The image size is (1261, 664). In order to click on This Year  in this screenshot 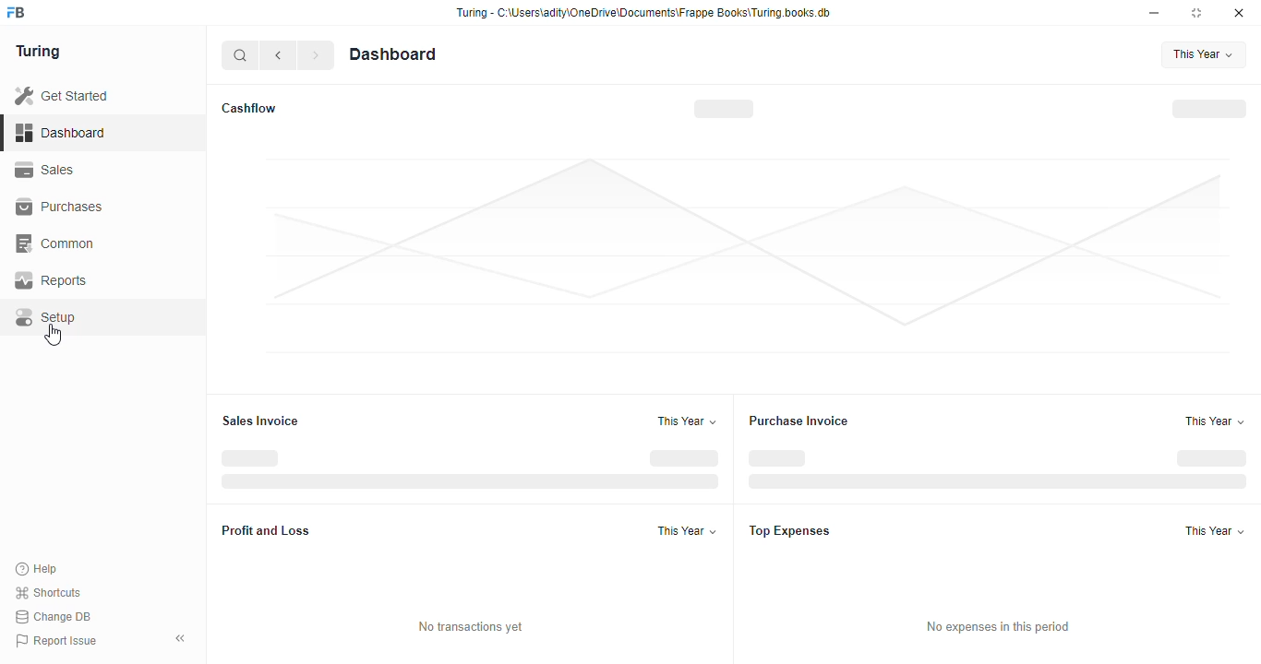, I will do `click(1212, 422)`.